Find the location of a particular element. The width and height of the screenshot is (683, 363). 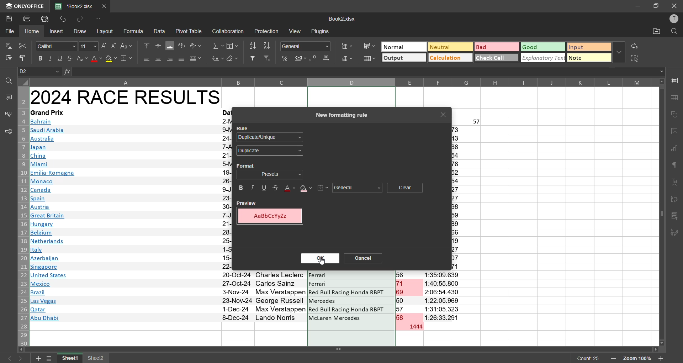

close tab is located at coordinates (106, 5).